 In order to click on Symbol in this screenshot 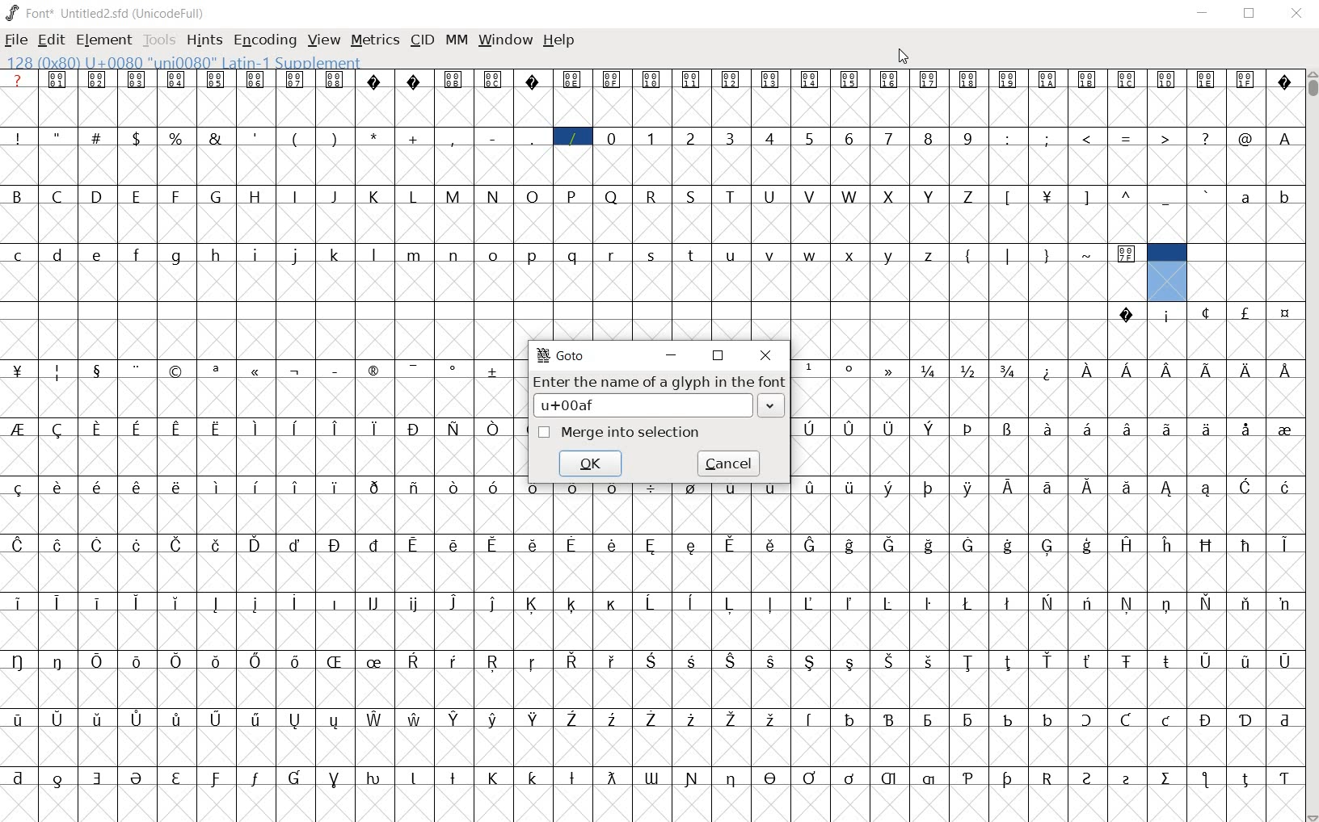, I will do `click(970, 430)`.